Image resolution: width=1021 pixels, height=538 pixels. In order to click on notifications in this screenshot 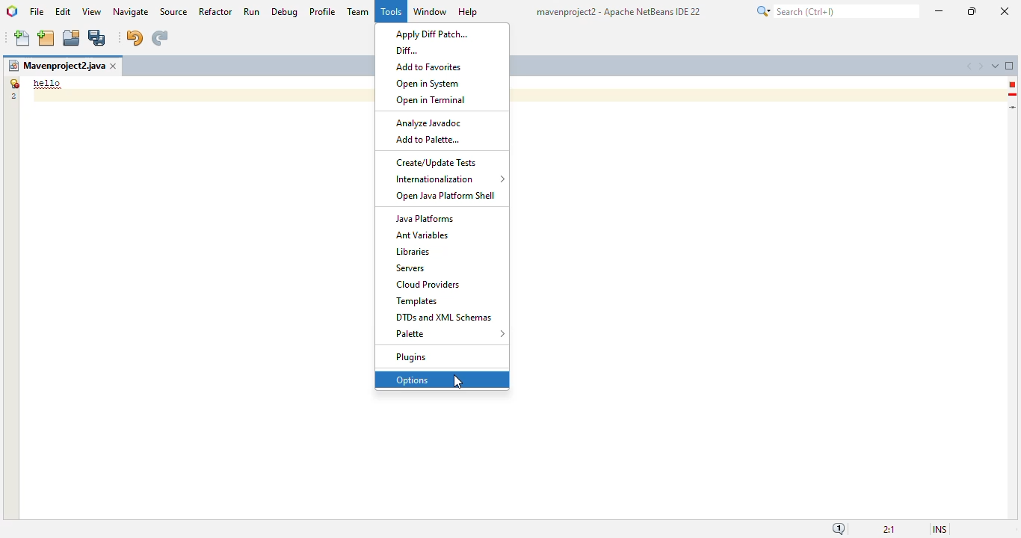, I will do `click(839, 529)`.